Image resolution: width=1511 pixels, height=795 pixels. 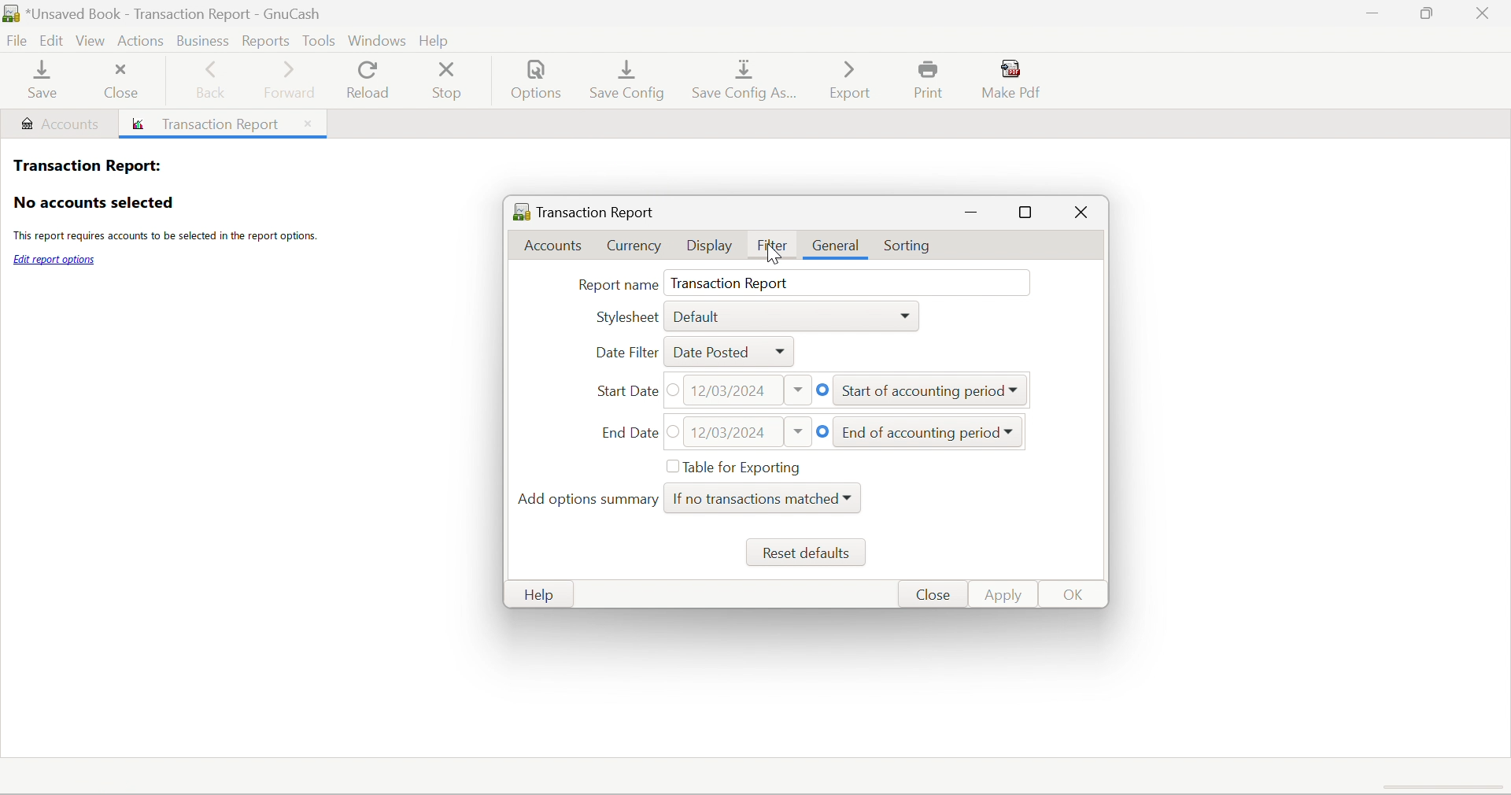 I want to click on Minimize, so click(x=972, y=213).